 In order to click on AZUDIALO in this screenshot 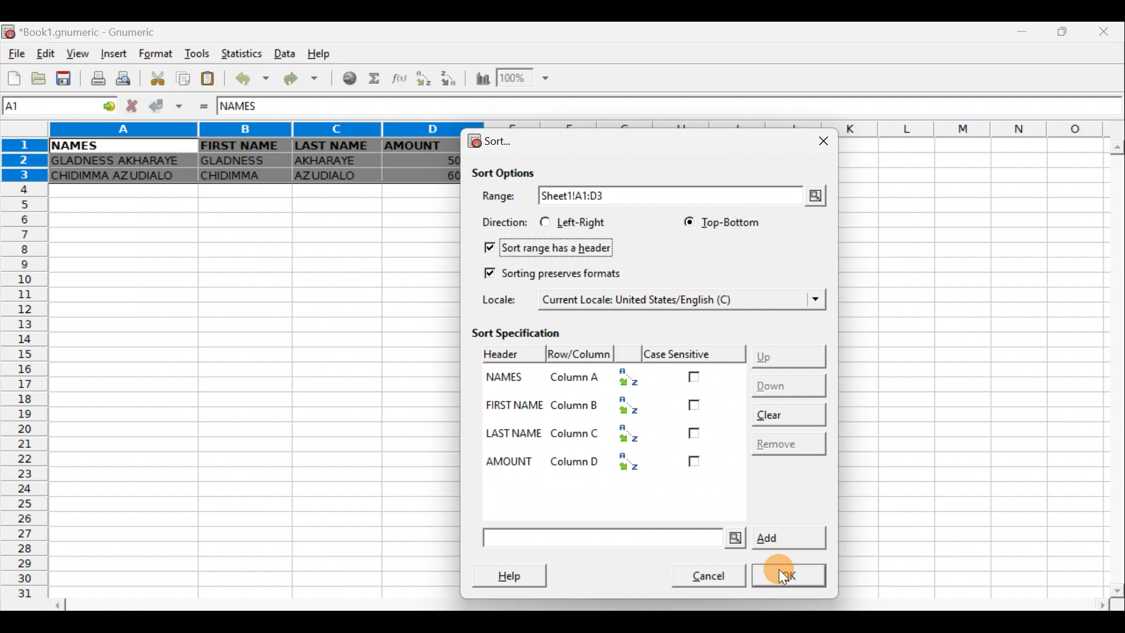, I will do `click(332, 177)`.